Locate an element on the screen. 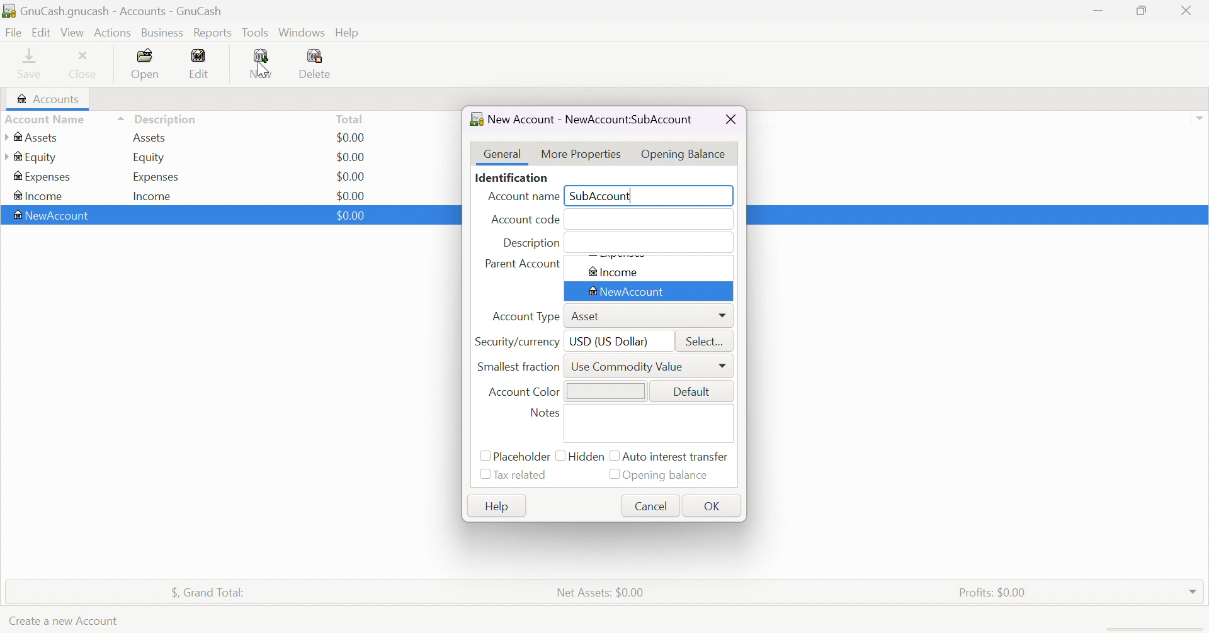 This screenshot has height=633, width=1209. Expenses is located at coordinates (44, 177).